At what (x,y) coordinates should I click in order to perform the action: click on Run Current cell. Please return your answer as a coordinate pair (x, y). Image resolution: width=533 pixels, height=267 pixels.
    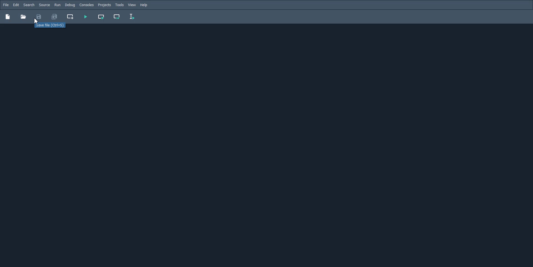
    Looking at the image, I should click on (102, 17).